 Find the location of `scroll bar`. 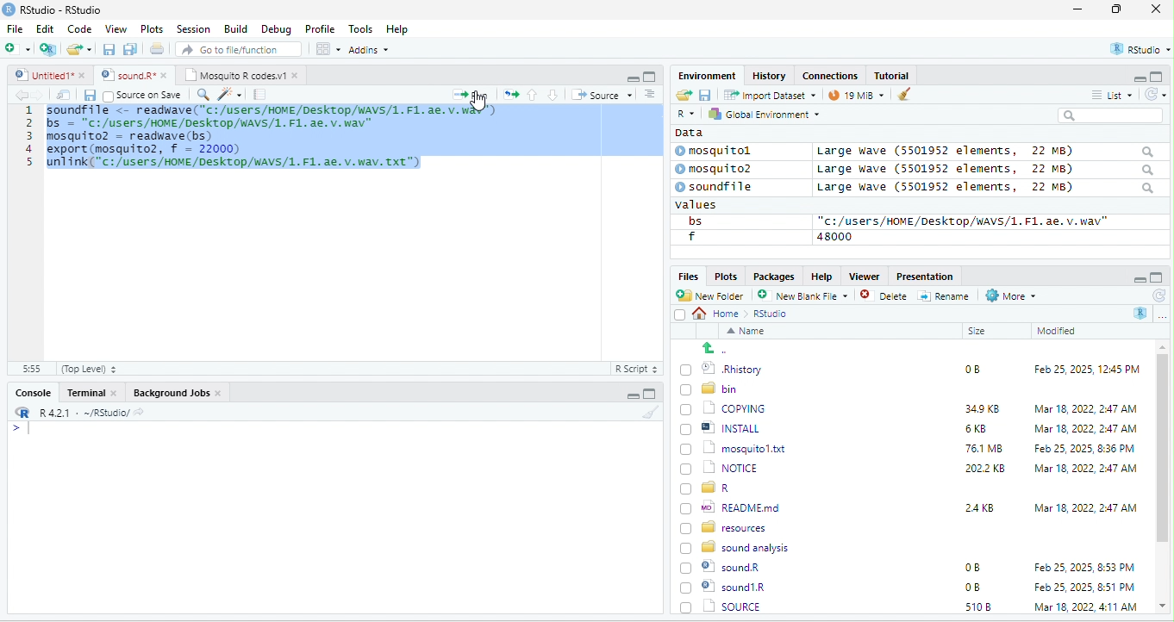

scroll bar is located at coordinates (654, 230).